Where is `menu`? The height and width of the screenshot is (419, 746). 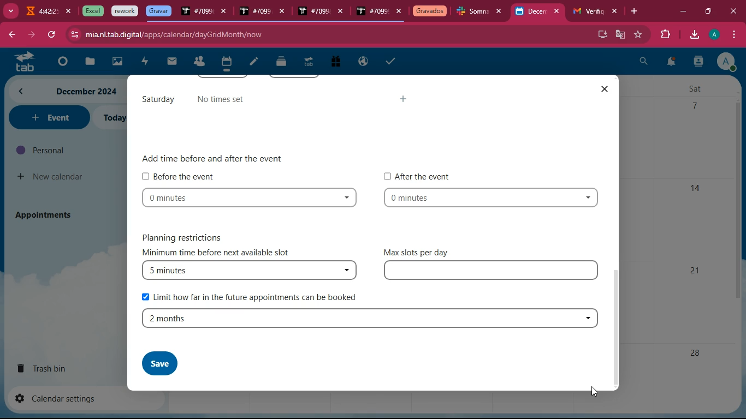 menu is located at coordinates (732, 35).